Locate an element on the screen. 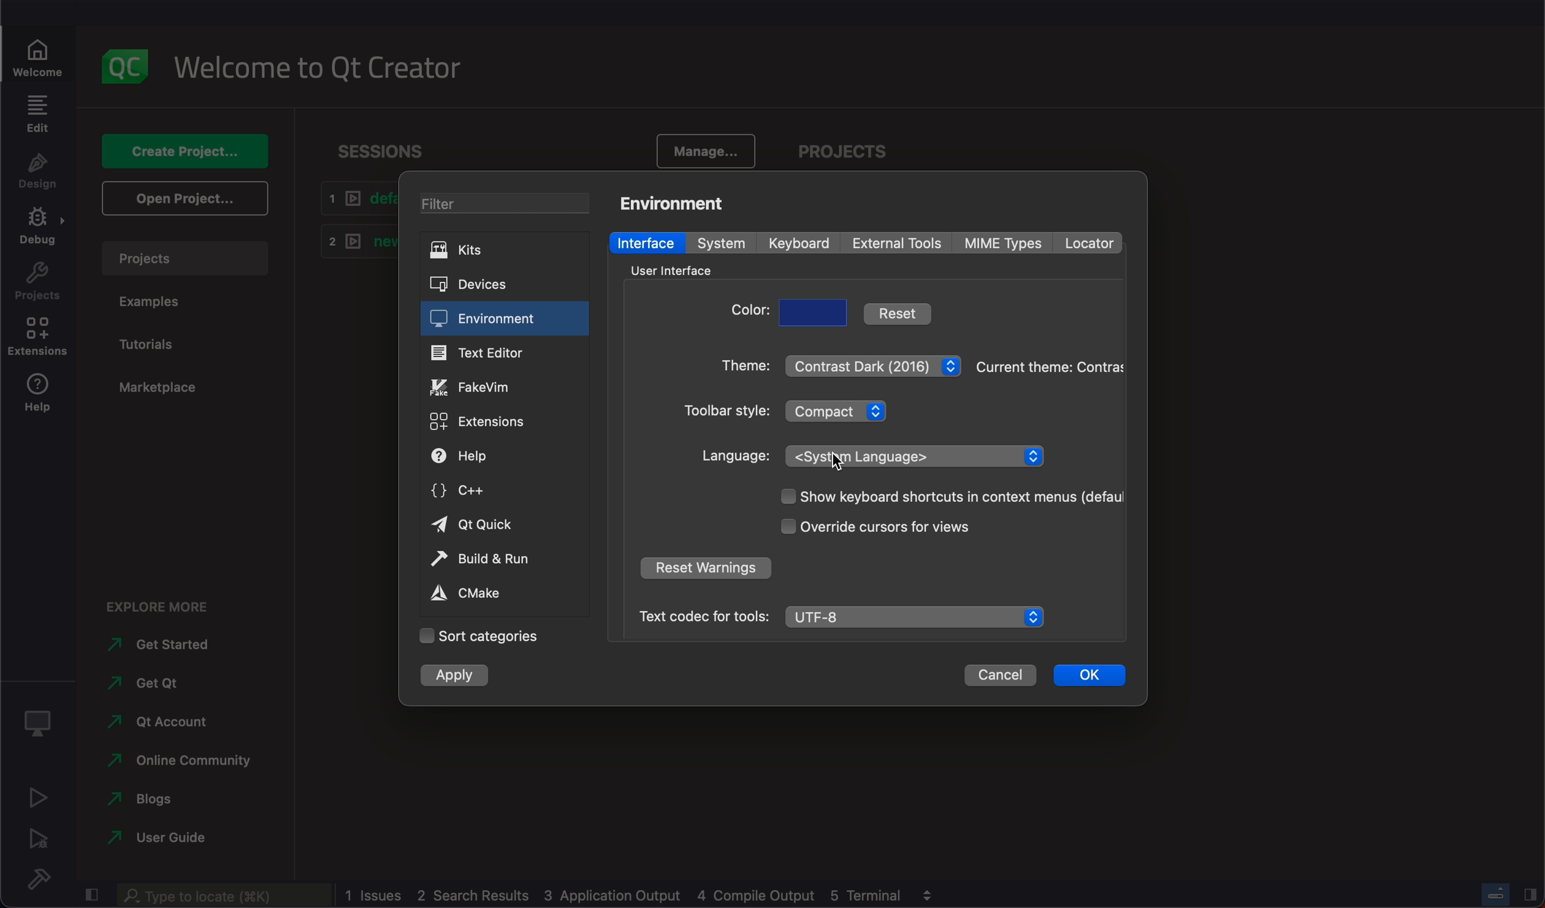 This screenshot has height=908, width=1545. show context menu is located at coordinates (951, 497).